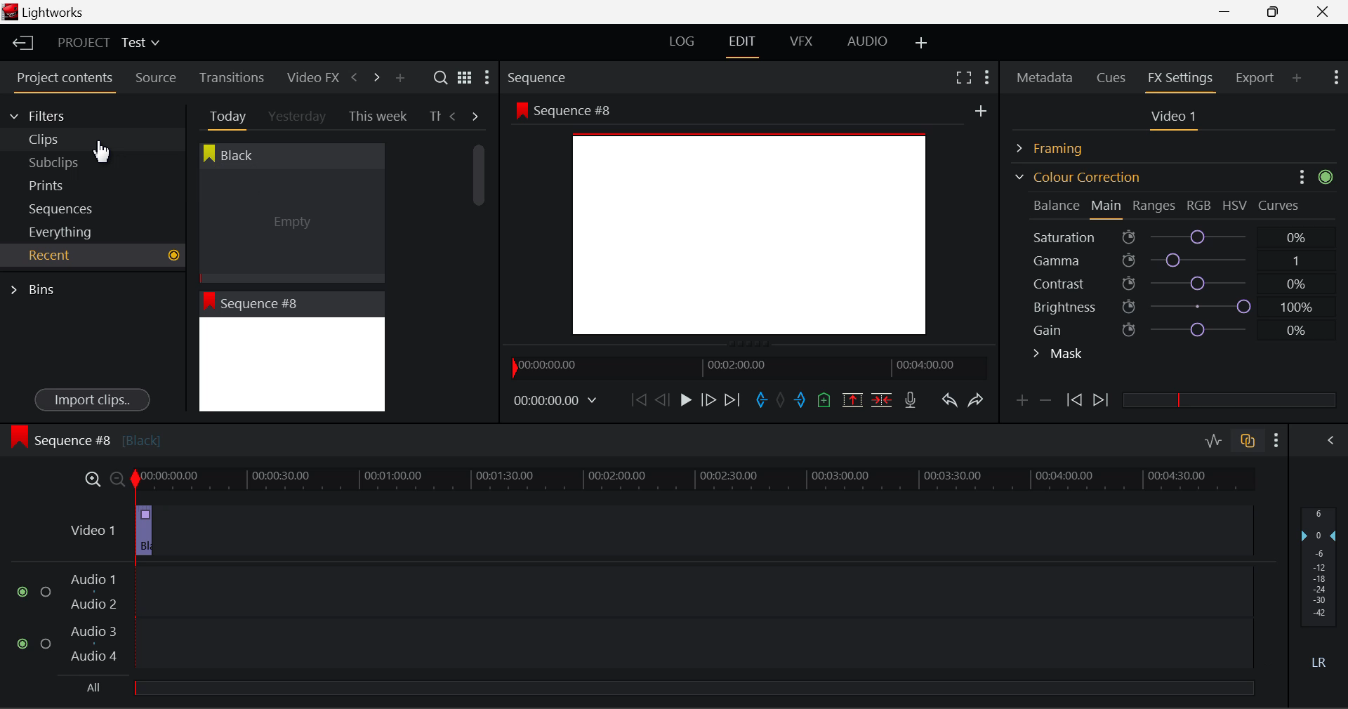 This screenshot has width=1348, height=709. I want to click on Show Settings, so click(1277, 440).